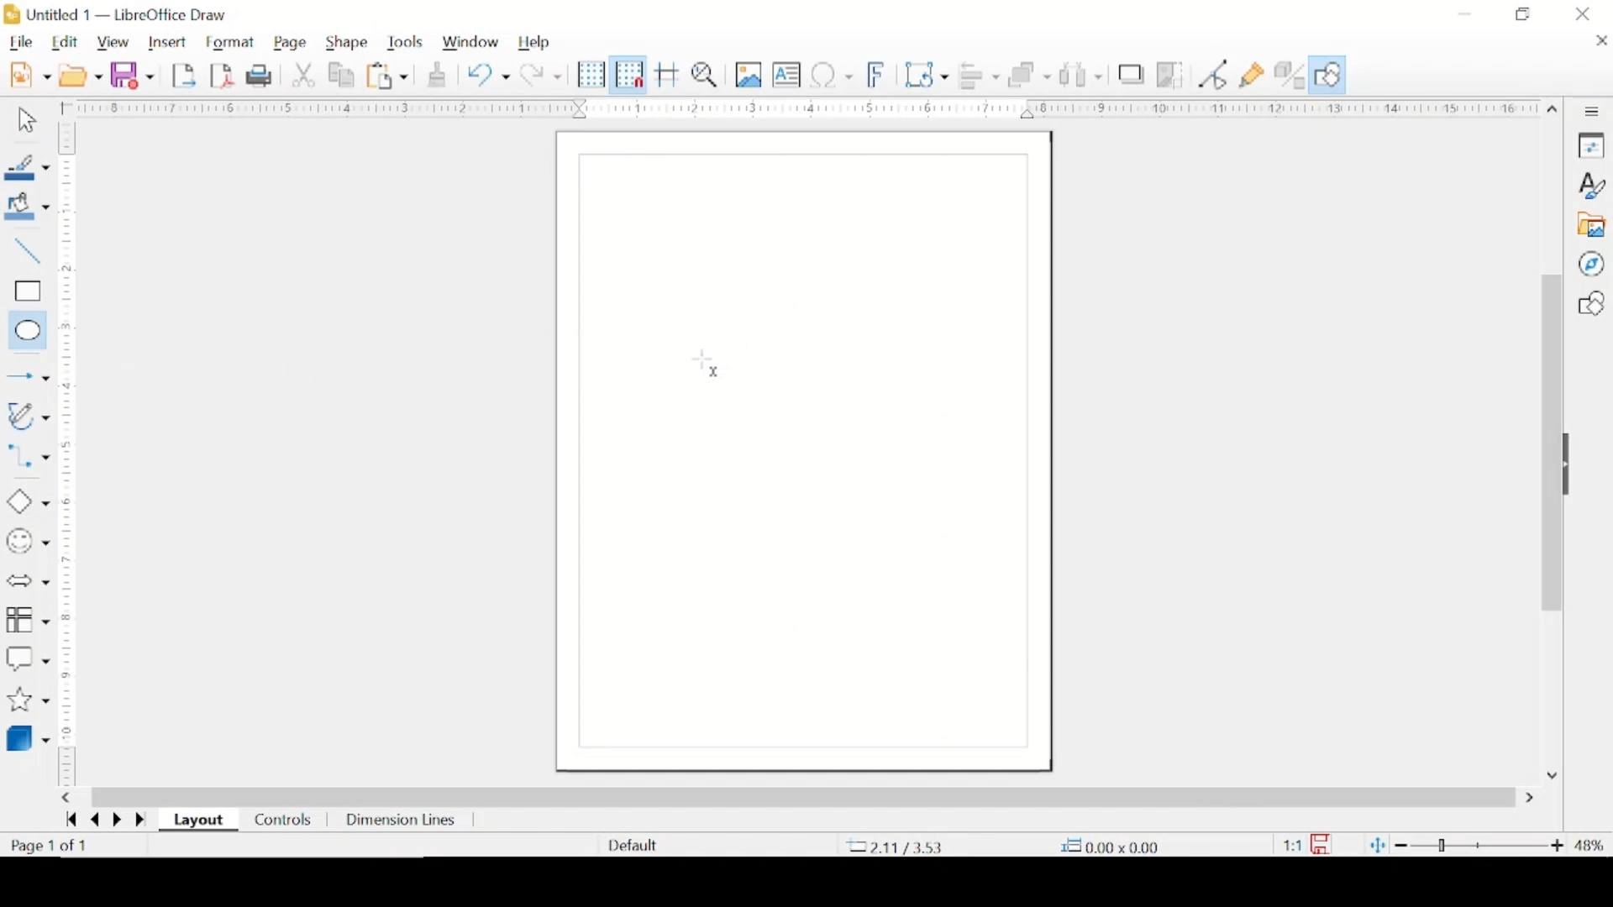 This screenshot has width=1613, height=907. What do you see at coordinates (894, 846) in the screenshot?
I see `coordinate` at bounding box center [894, 846].